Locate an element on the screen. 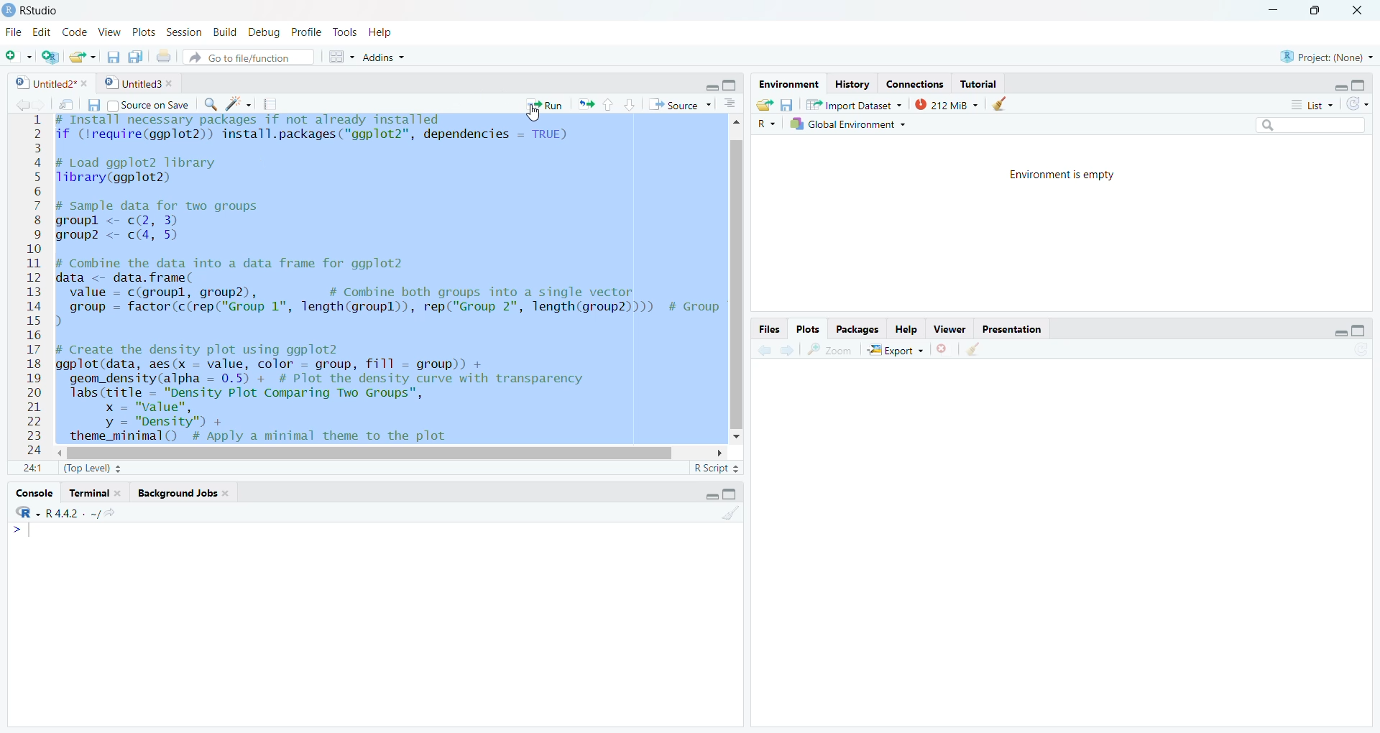  document is located at coordinates (272, 104).